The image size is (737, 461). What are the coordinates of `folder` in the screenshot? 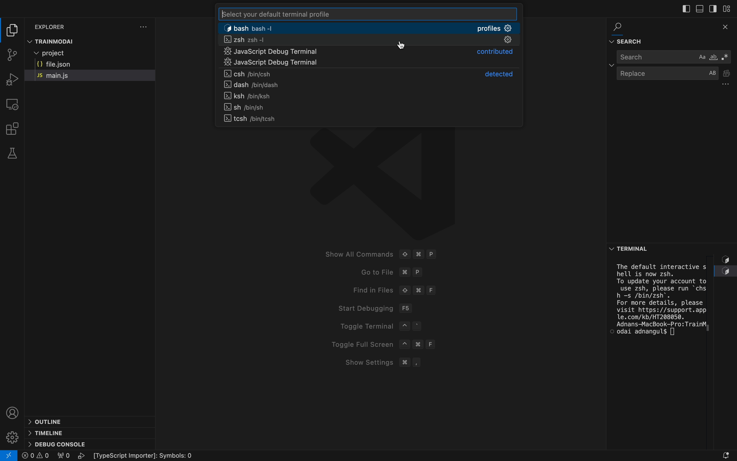 It's located at (12, 30).